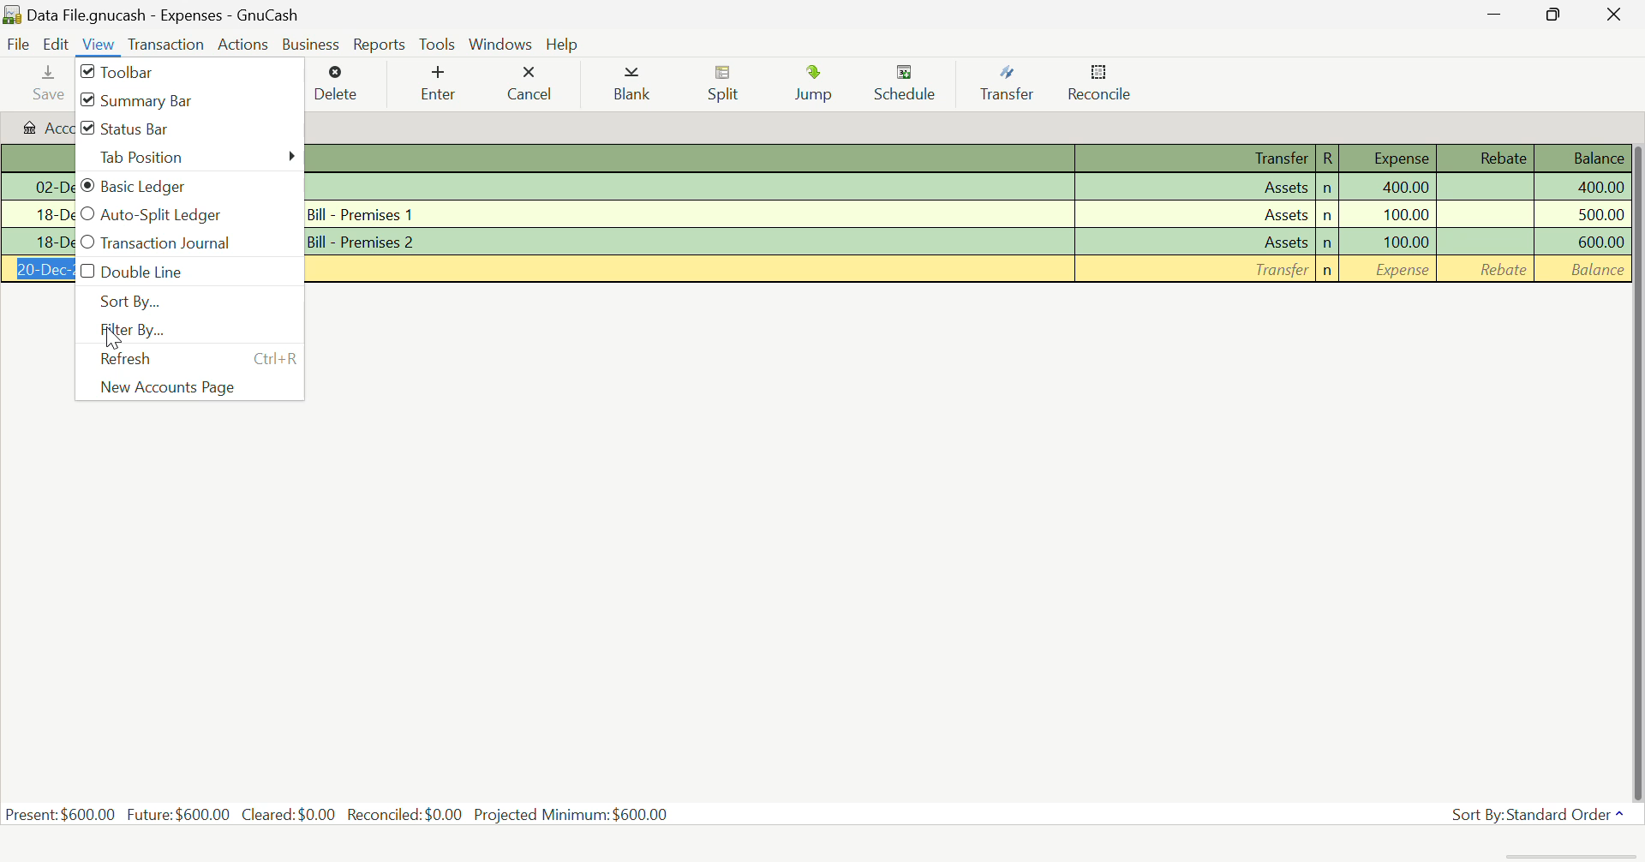 This screenshot has height=862, width=1645. What do you see at coordinates (1328, 189) in the screenshot?
I see `n` at bounding box center [1328, 189].